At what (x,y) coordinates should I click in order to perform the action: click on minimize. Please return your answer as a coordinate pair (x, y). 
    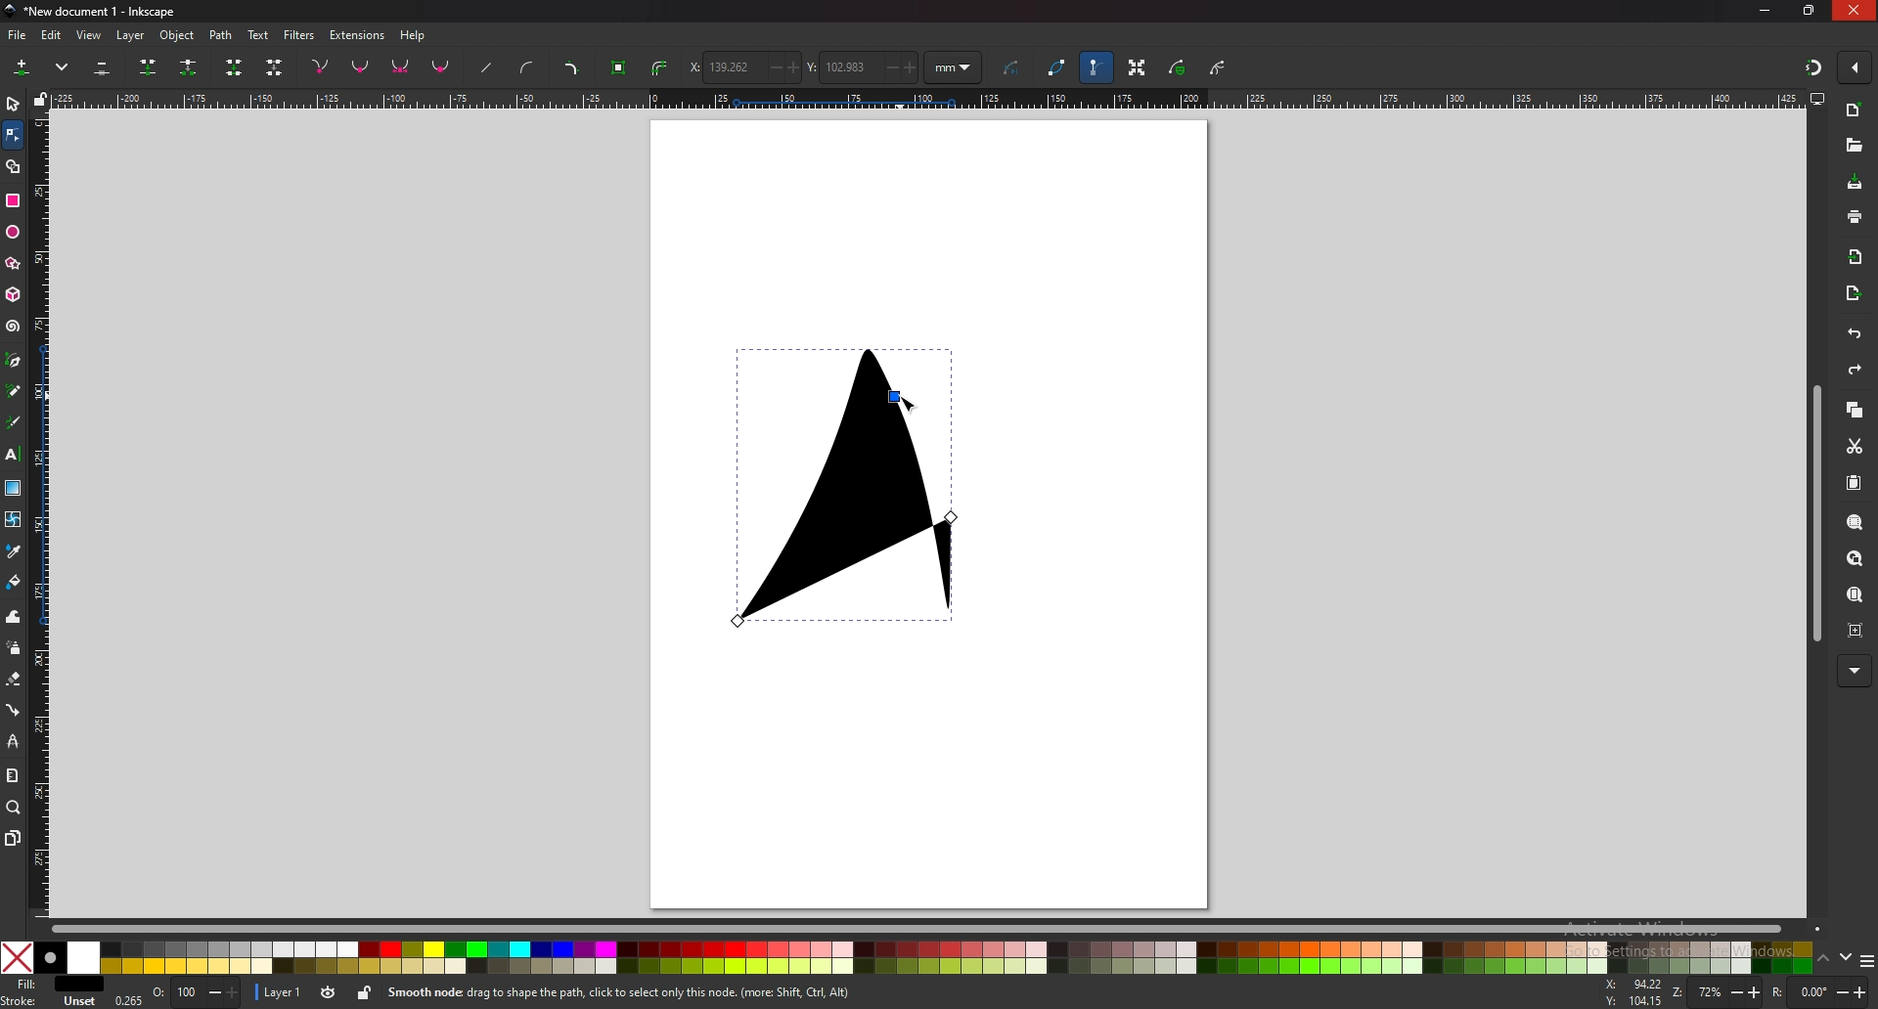
    Looking at the image, I should click on (1766, 11).